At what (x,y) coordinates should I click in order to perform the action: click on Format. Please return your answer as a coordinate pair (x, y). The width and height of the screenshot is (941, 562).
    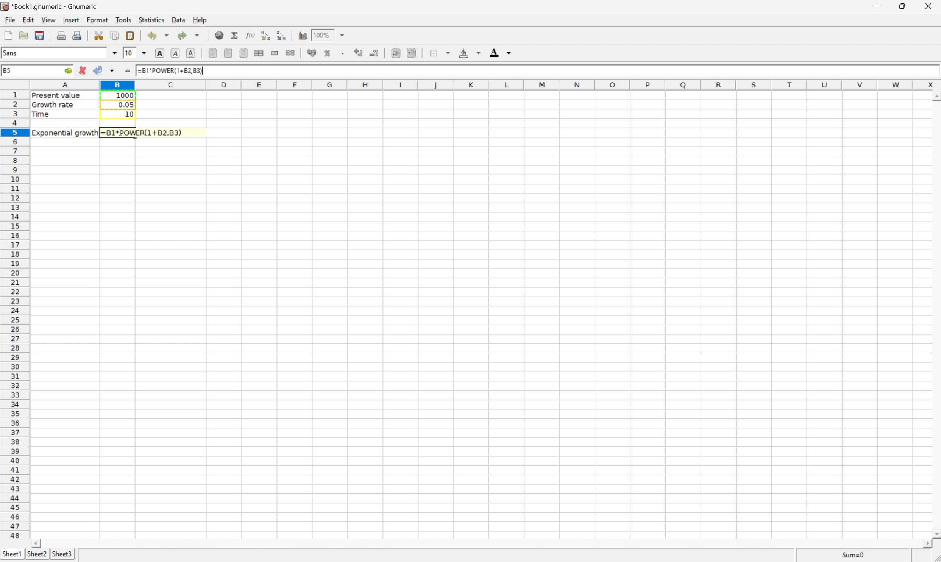
    Looking at the image, I should click on (97, 20).